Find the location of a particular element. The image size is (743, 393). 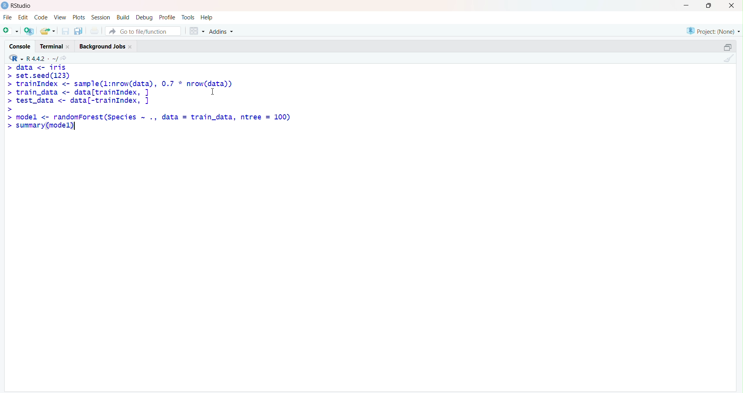

Edit is located at coordinates (23, 16).